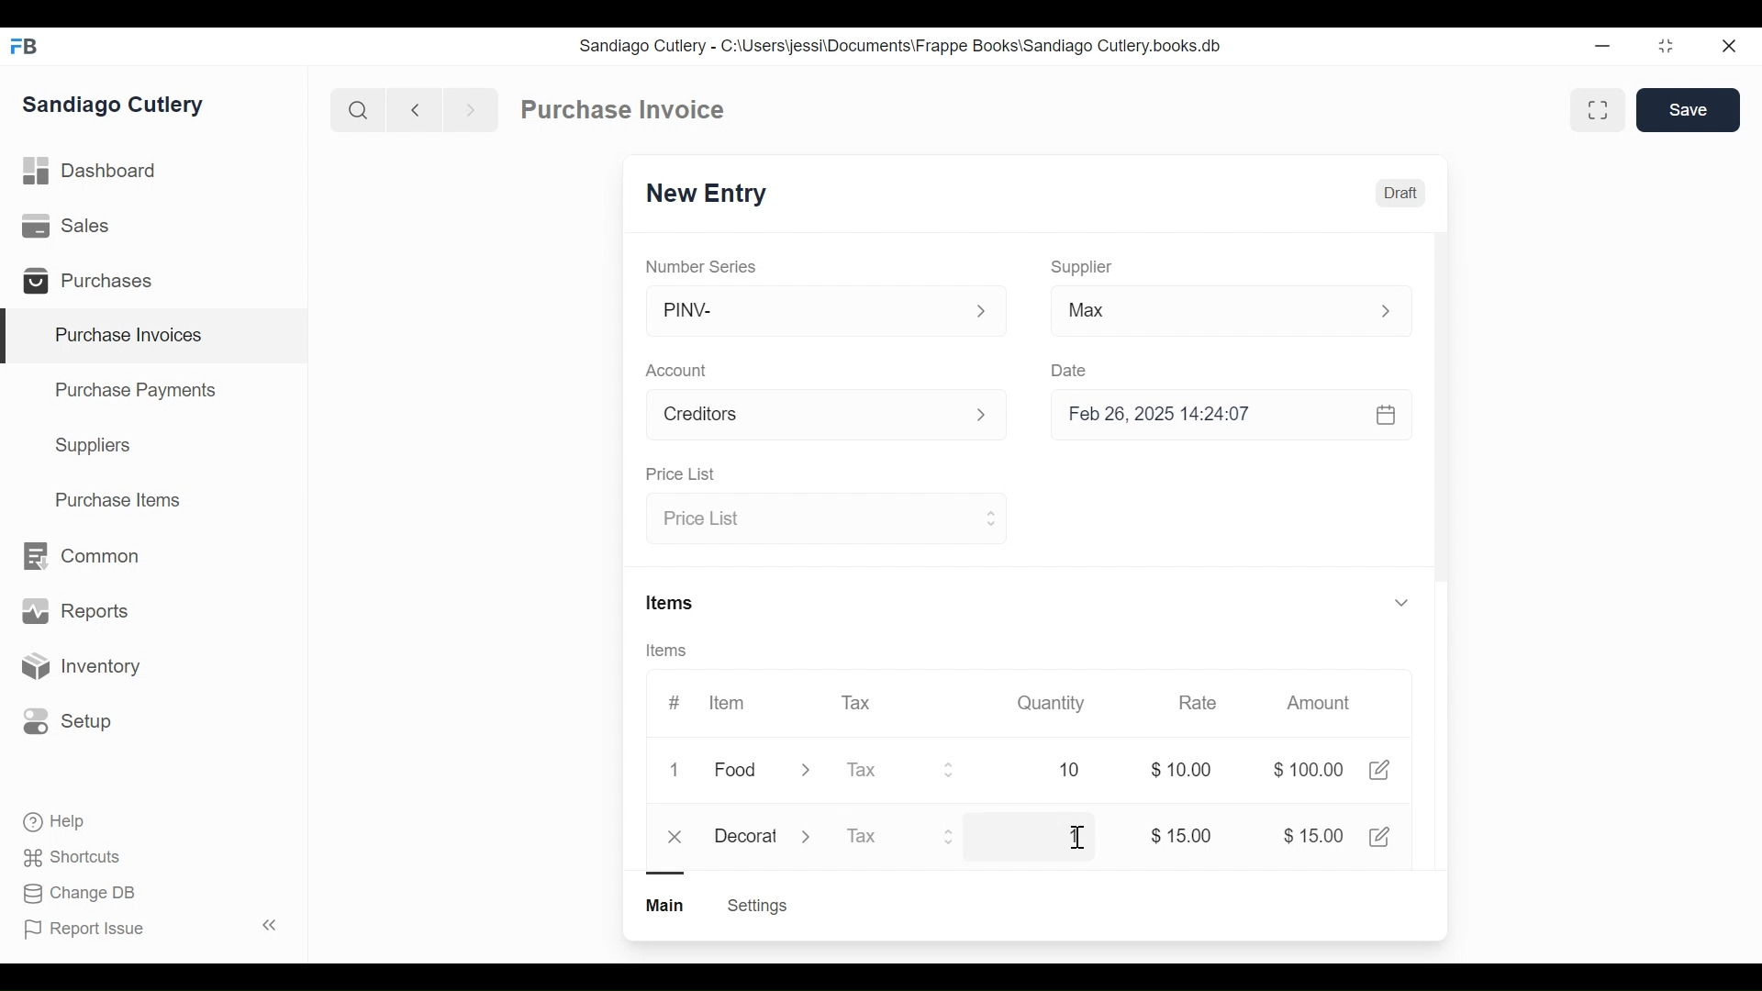 This screenshot has width=1762, height=991. I want to click on Settings, so click(756, 906).